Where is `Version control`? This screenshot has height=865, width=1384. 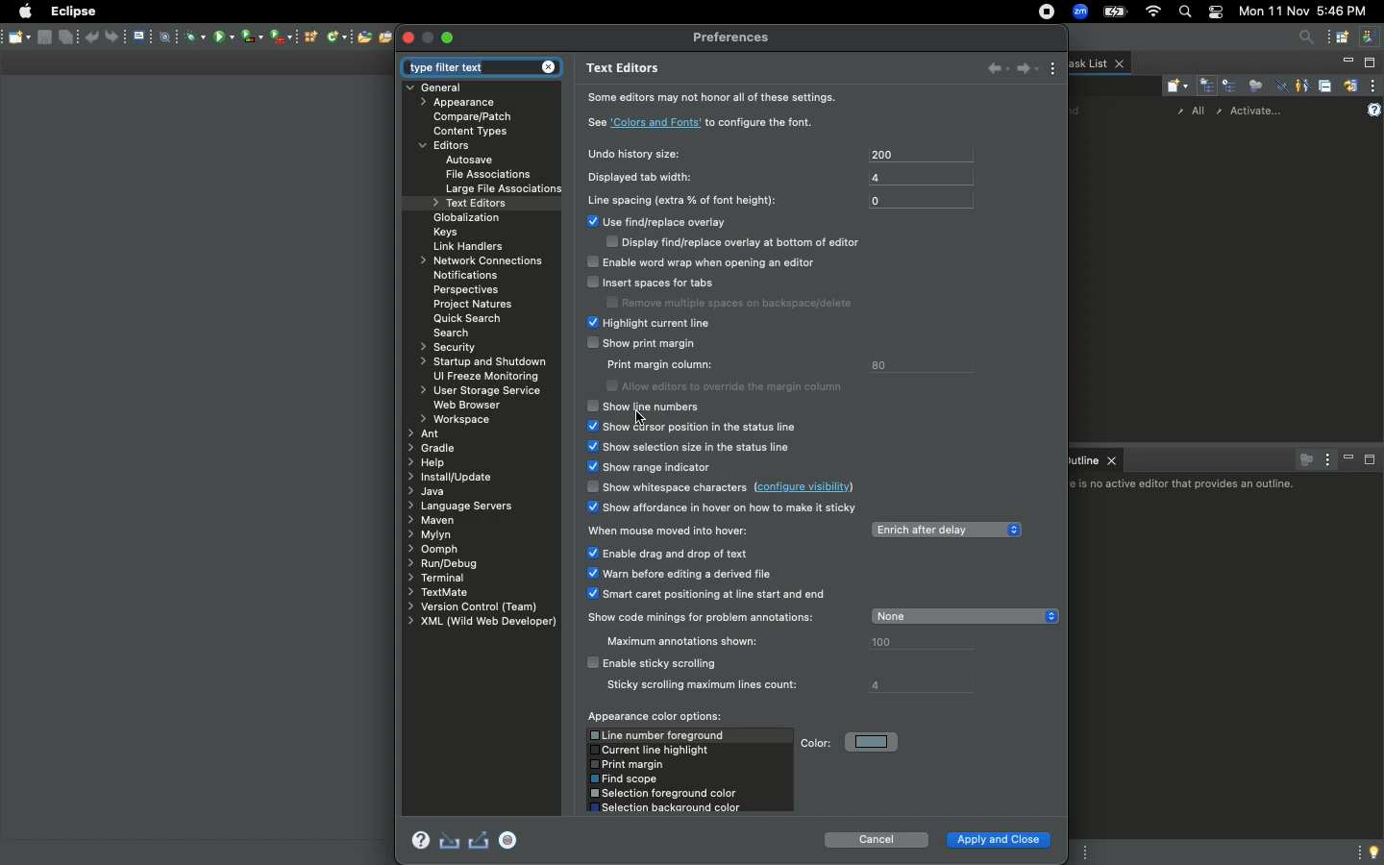 Version control is located at coordinates (473, 606).